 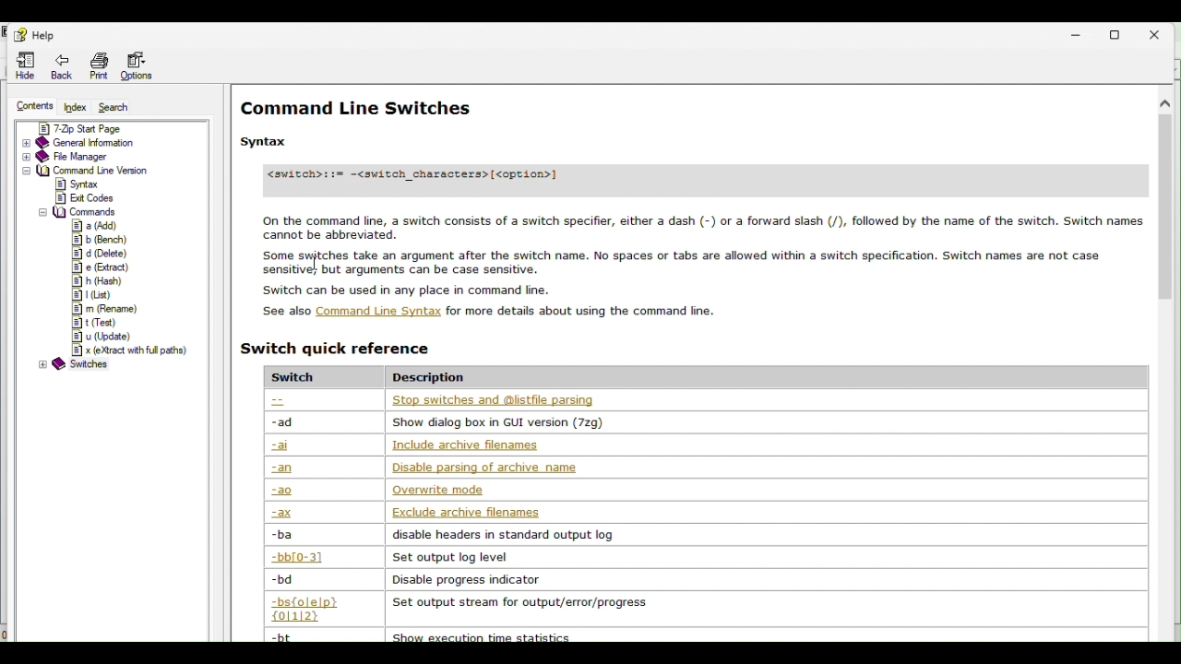 I want to click on Switch quick reference, so click(x=337, y=349).